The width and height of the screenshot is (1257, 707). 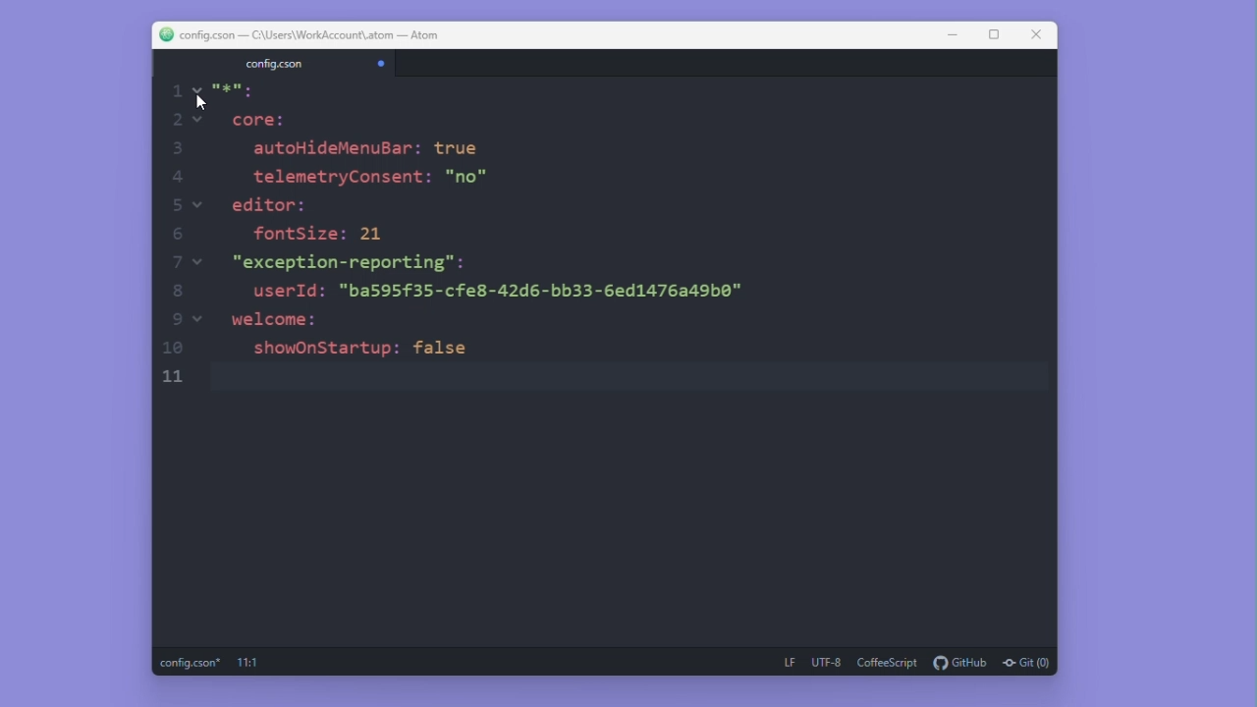 What do you see at coordinates (276, 63) in the screenshot?
I see `config.cson` at bounding box center [276, 63].